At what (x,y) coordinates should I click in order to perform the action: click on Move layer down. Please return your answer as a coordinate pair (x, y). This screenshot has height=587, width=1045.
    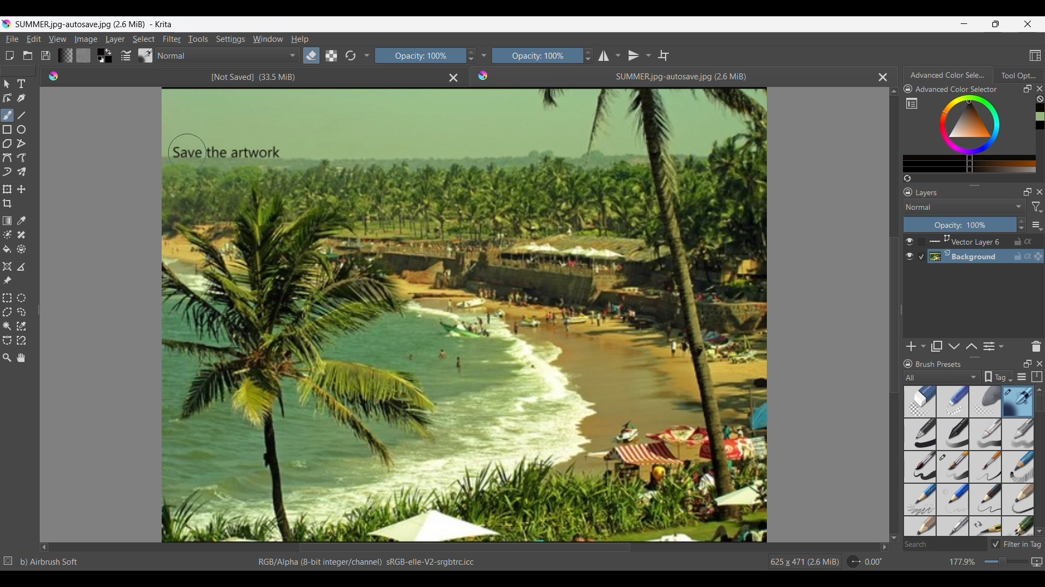
    Looking at the image, I should click on (954, 346).